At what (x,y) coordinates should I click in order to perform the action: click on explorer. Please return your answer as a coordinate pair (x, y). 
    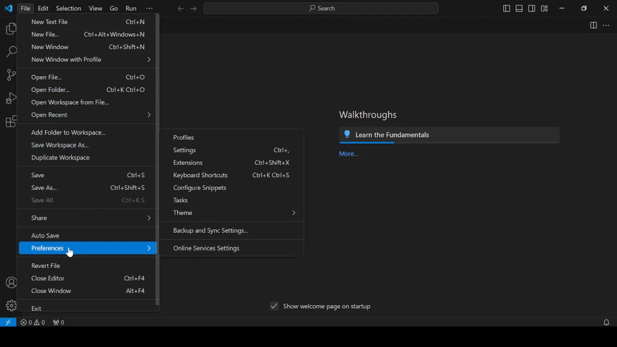
    Looking at the image, I should click on (11, 29).